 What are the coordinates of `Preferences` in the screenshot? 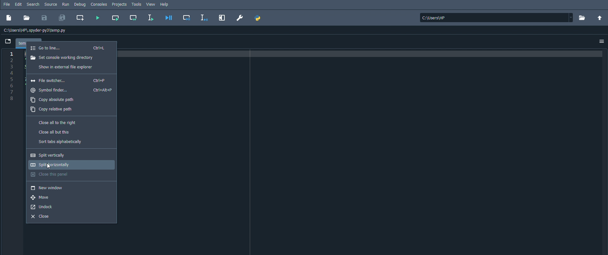 It's located at (239, 18).